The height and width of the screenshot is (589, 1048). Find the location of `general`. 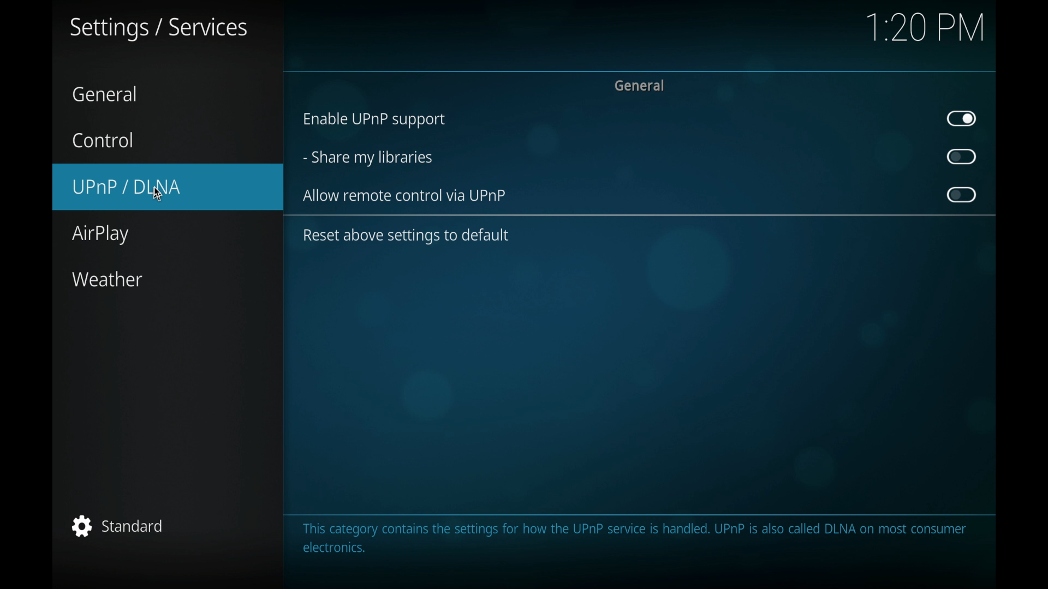

general is located at coordinates (107, 94).